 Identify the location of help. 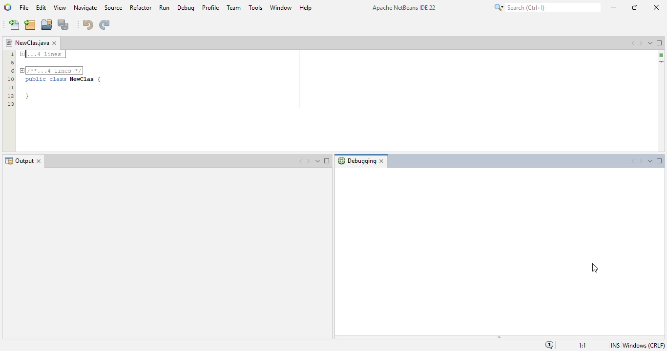
(306, 7).